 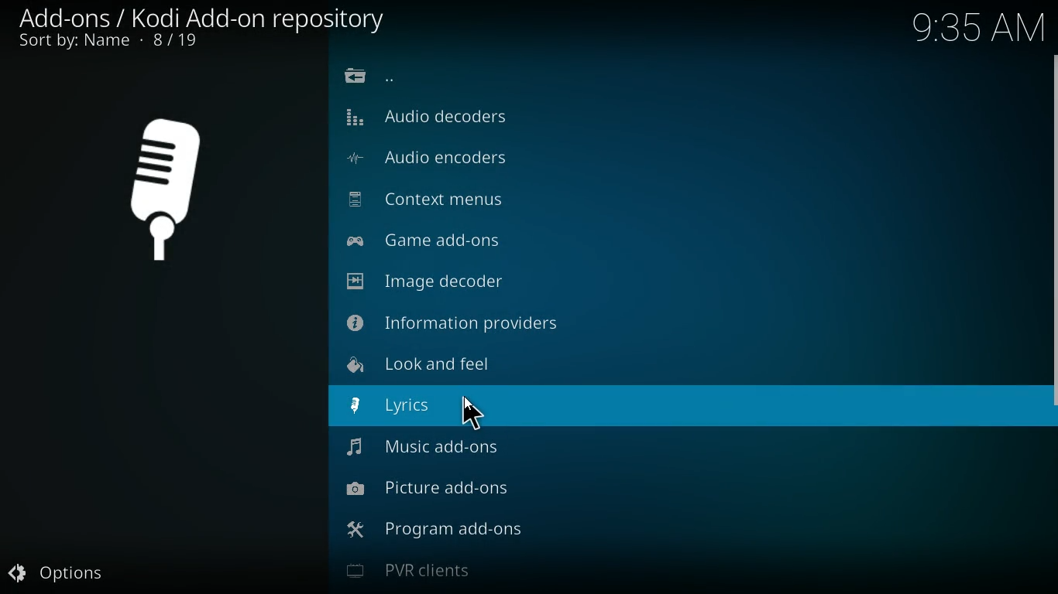 I want to click on music add-ons, so click(x=435, y=453).